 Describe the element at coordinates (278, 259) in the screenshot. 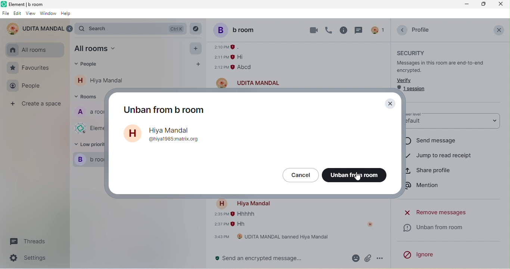

I see `send an encrypted message` at that location.